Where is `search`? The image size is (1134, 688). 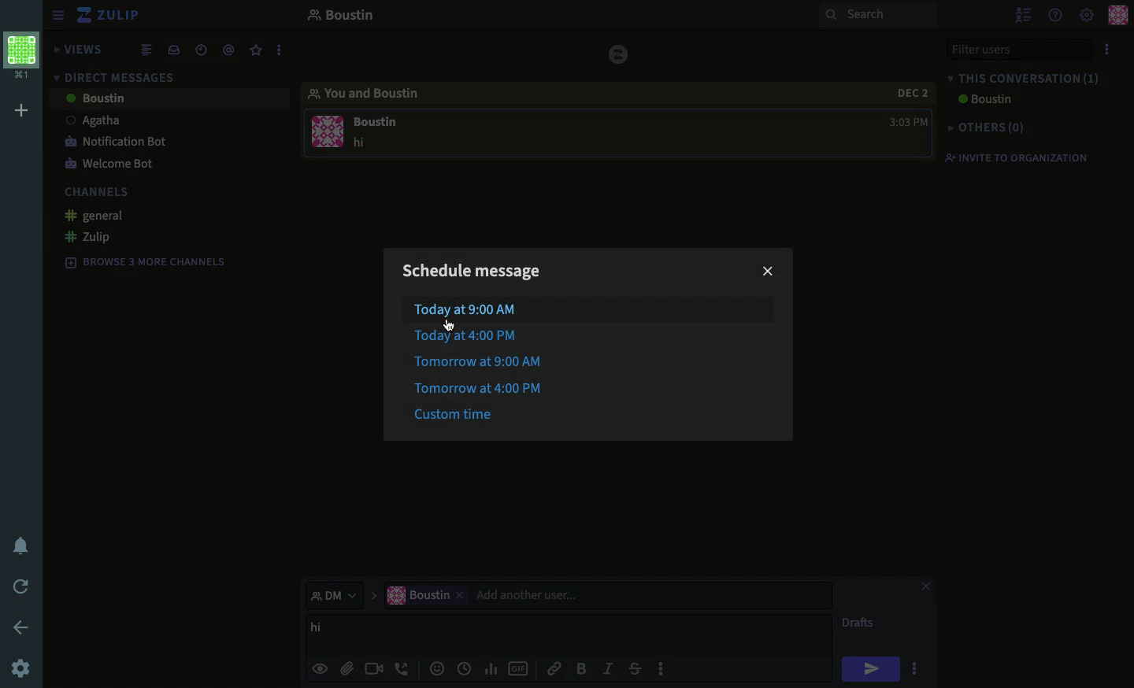
search is located at coordinates (875, 16).